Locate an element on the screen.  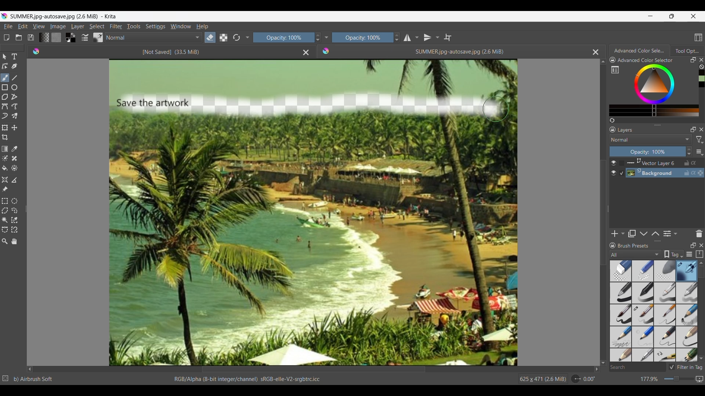
Background is located at coordinates (666, 173).